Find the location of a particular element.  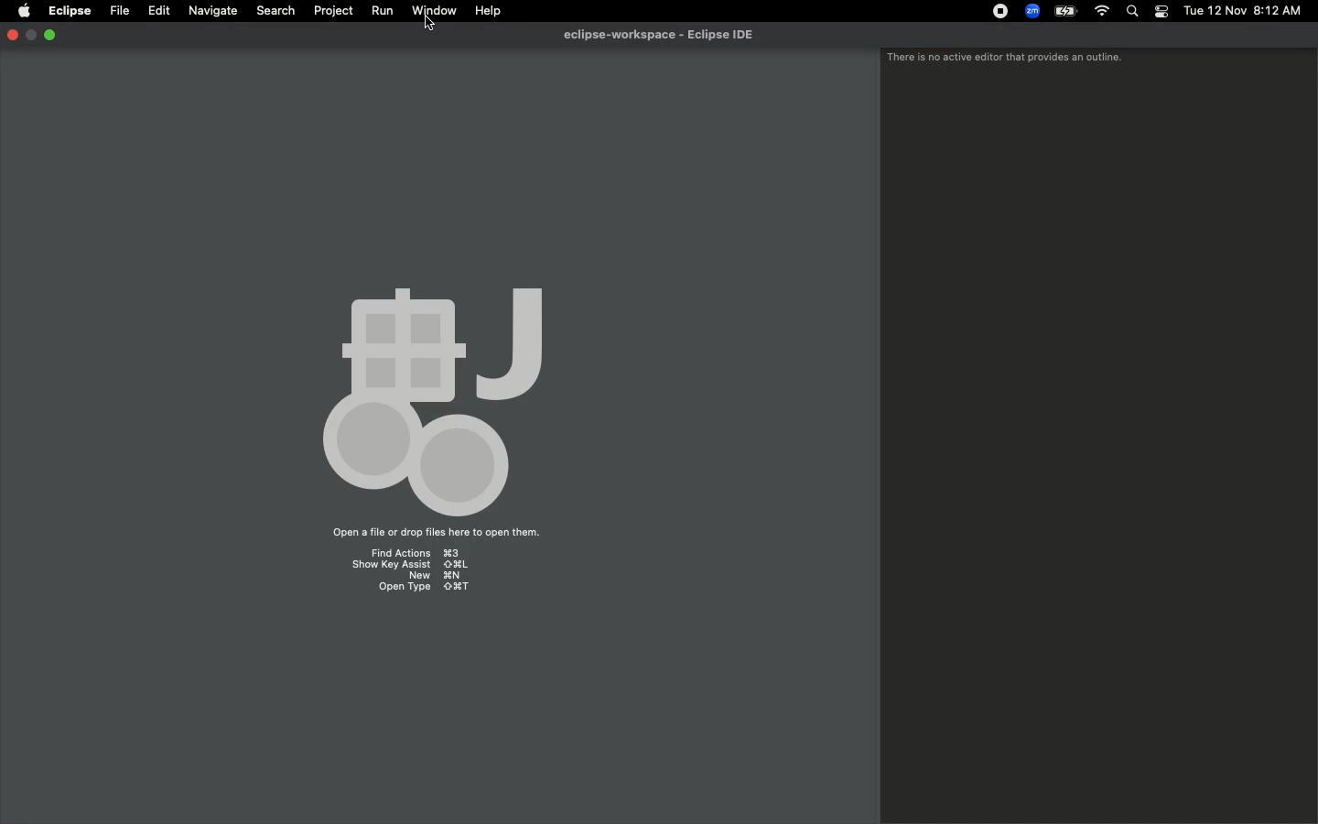

Minimize is located at coordinates (31, 36).